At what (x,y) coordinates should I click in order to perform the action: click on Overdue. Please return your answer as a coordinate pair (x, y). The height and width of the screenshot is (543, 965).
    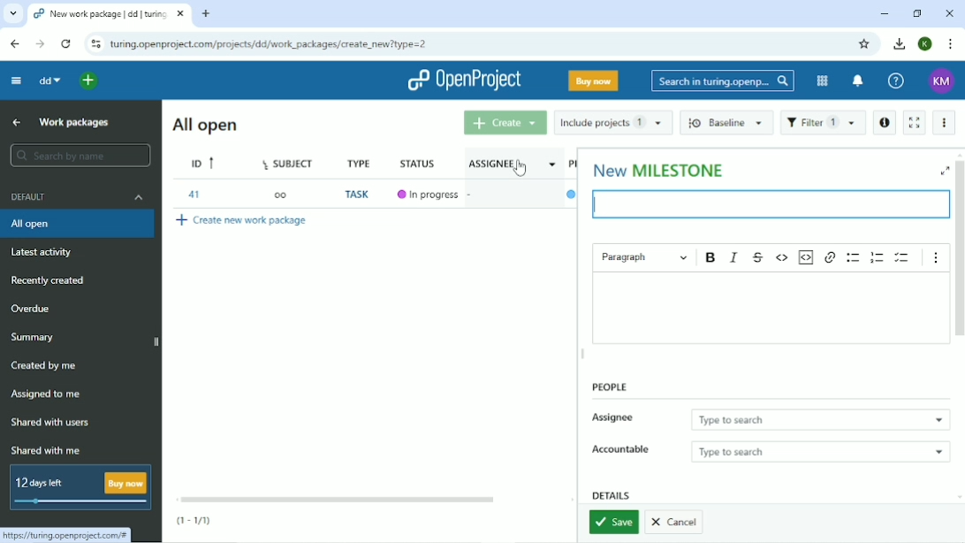
    Looking at the image, I should click on (33, 310).